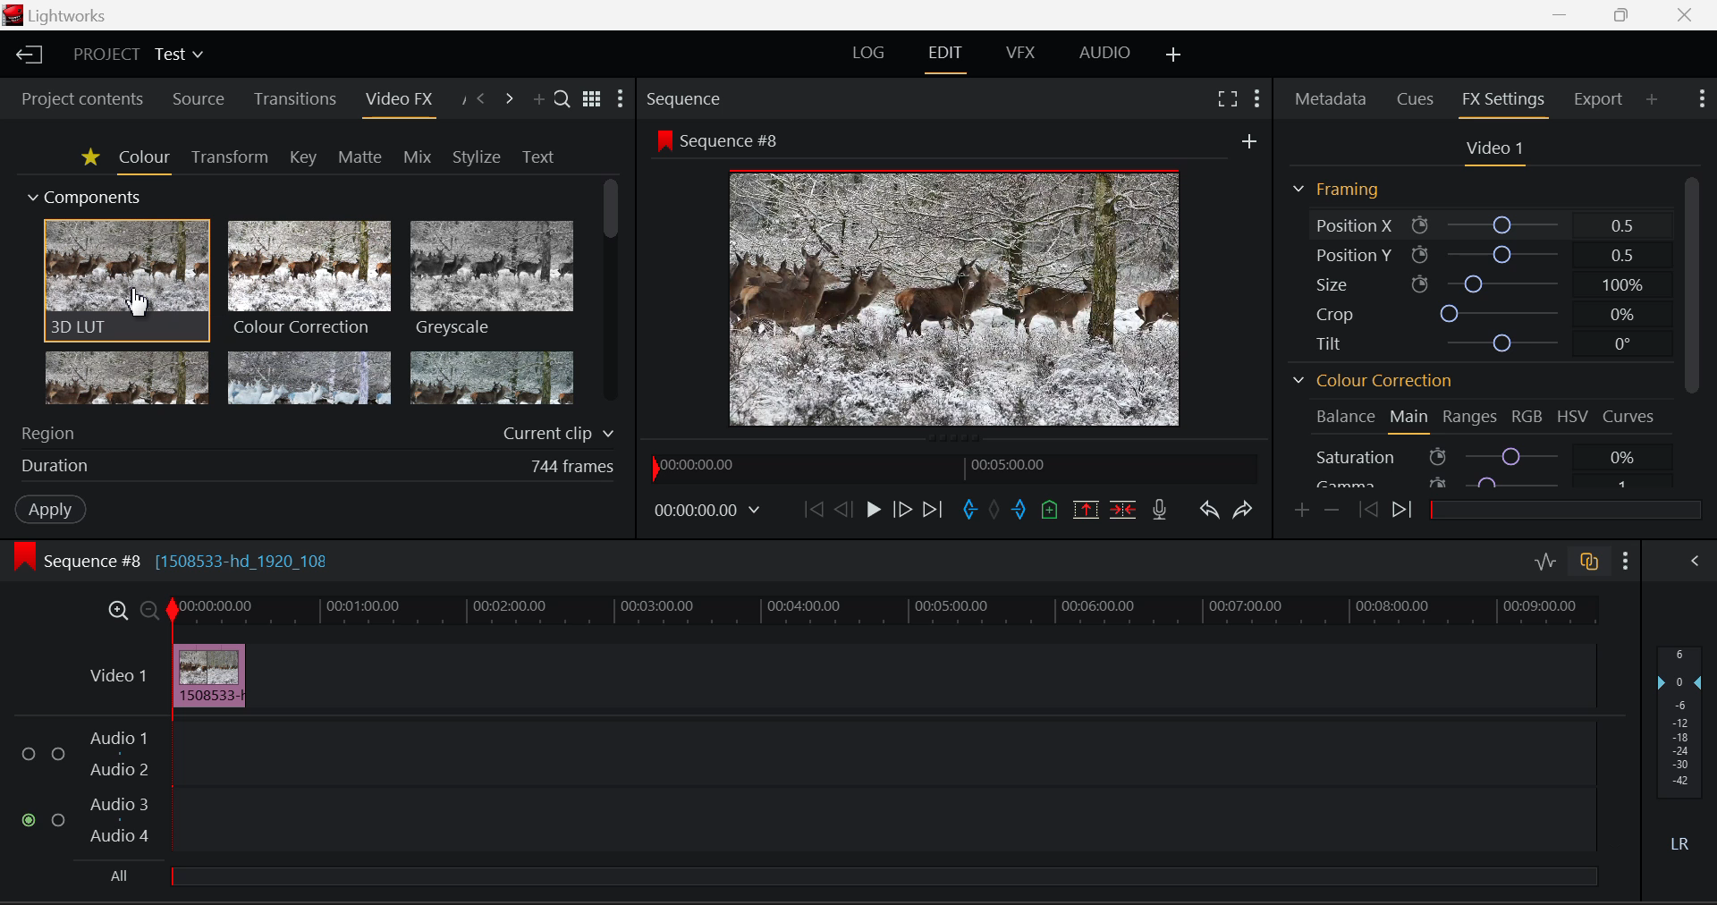 The width and height of the screenshot is (1717, 905). I want to click on Video Layer, so click(117, 675).